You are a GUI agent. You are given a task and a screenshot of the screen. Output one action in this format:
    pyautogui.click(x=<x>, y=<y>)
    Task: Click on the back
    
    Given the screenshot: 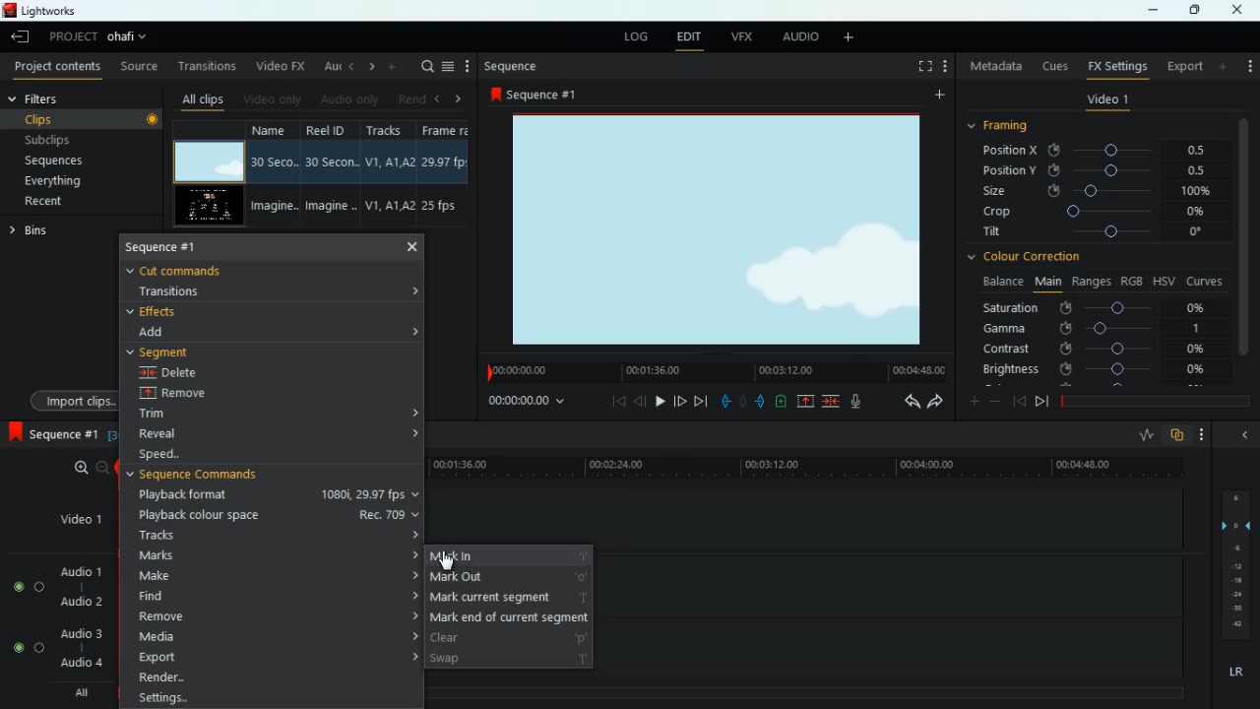 What is the action you would take?
    pyautogui.click(x=905, y=402)
    